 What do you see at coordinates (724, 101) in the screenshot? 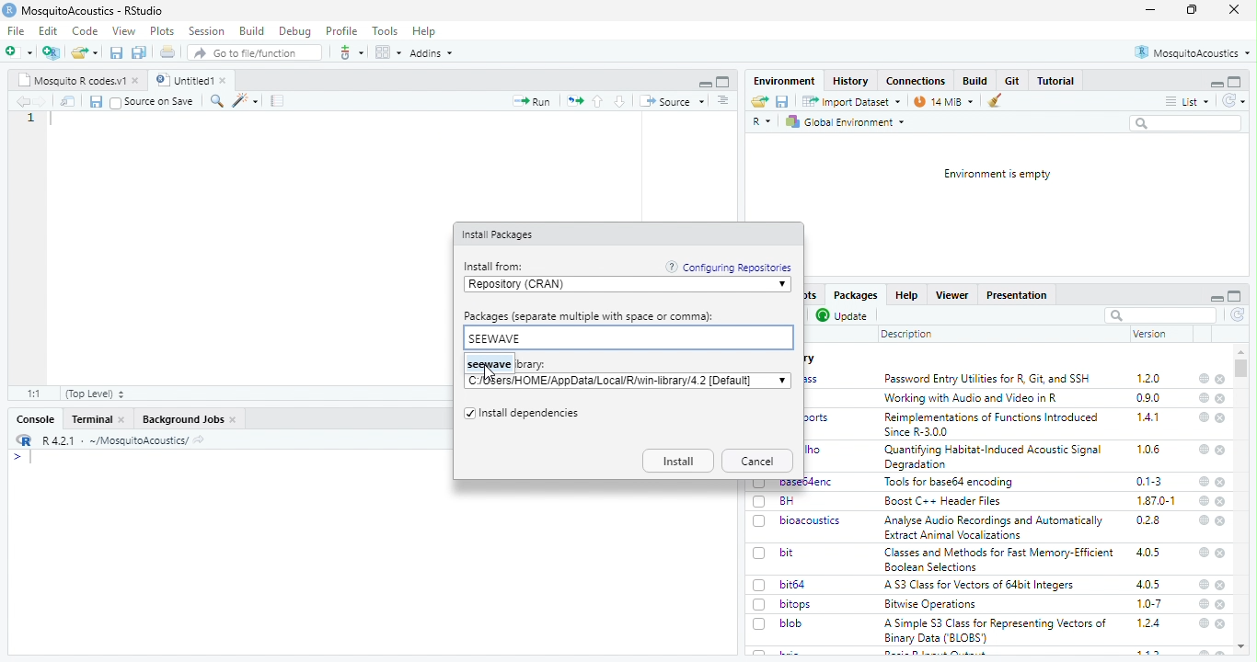
I see `more` at bounding box center [724, 101].